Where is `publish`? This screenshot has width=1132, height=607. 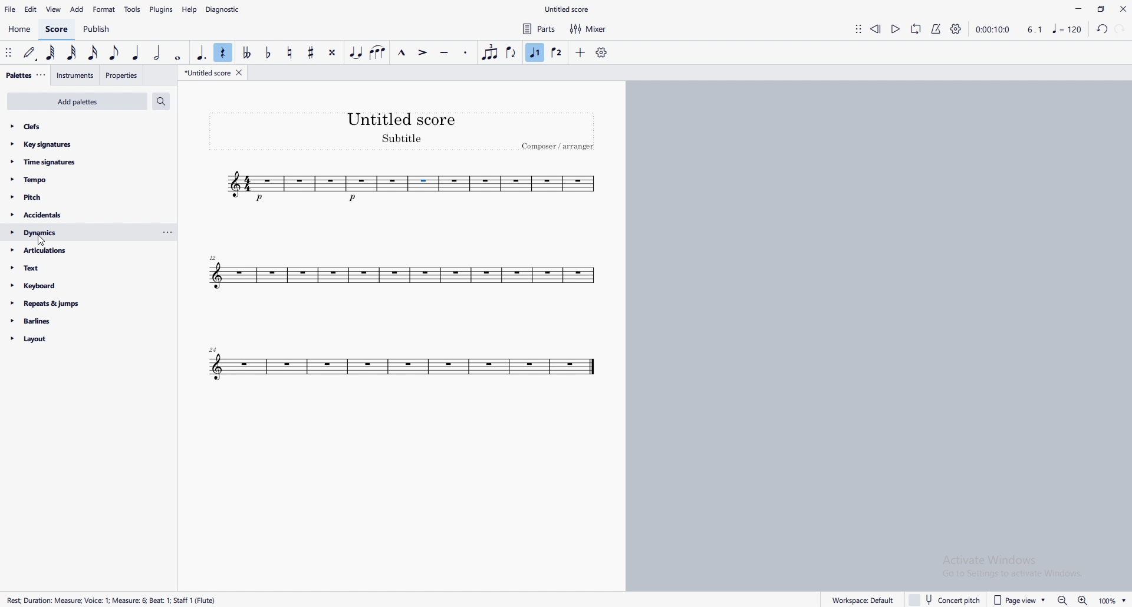
publish is located at coordinates (96, 29).